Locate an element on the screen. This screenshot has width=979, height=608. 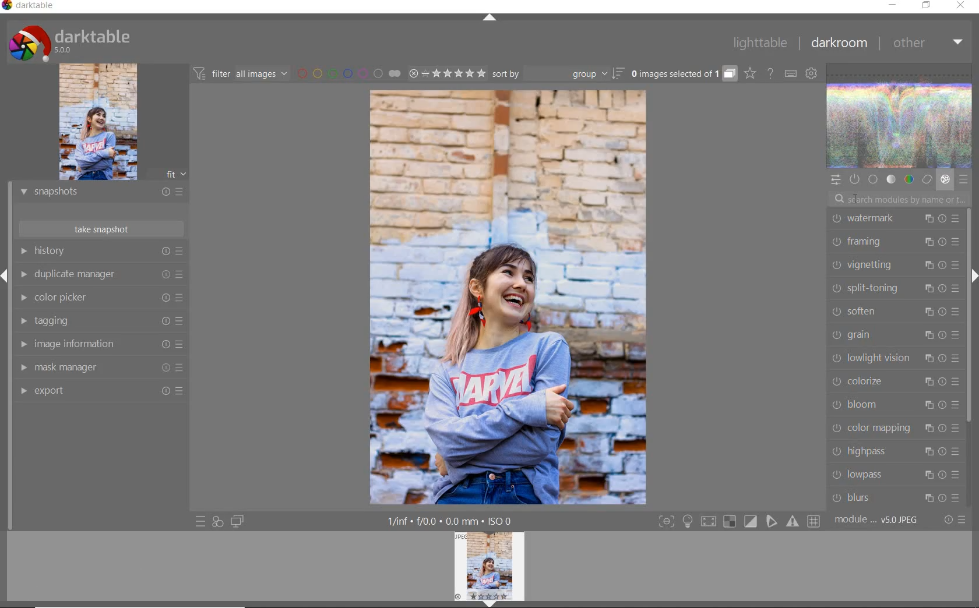
selected image is located at coordinates (509, 299).